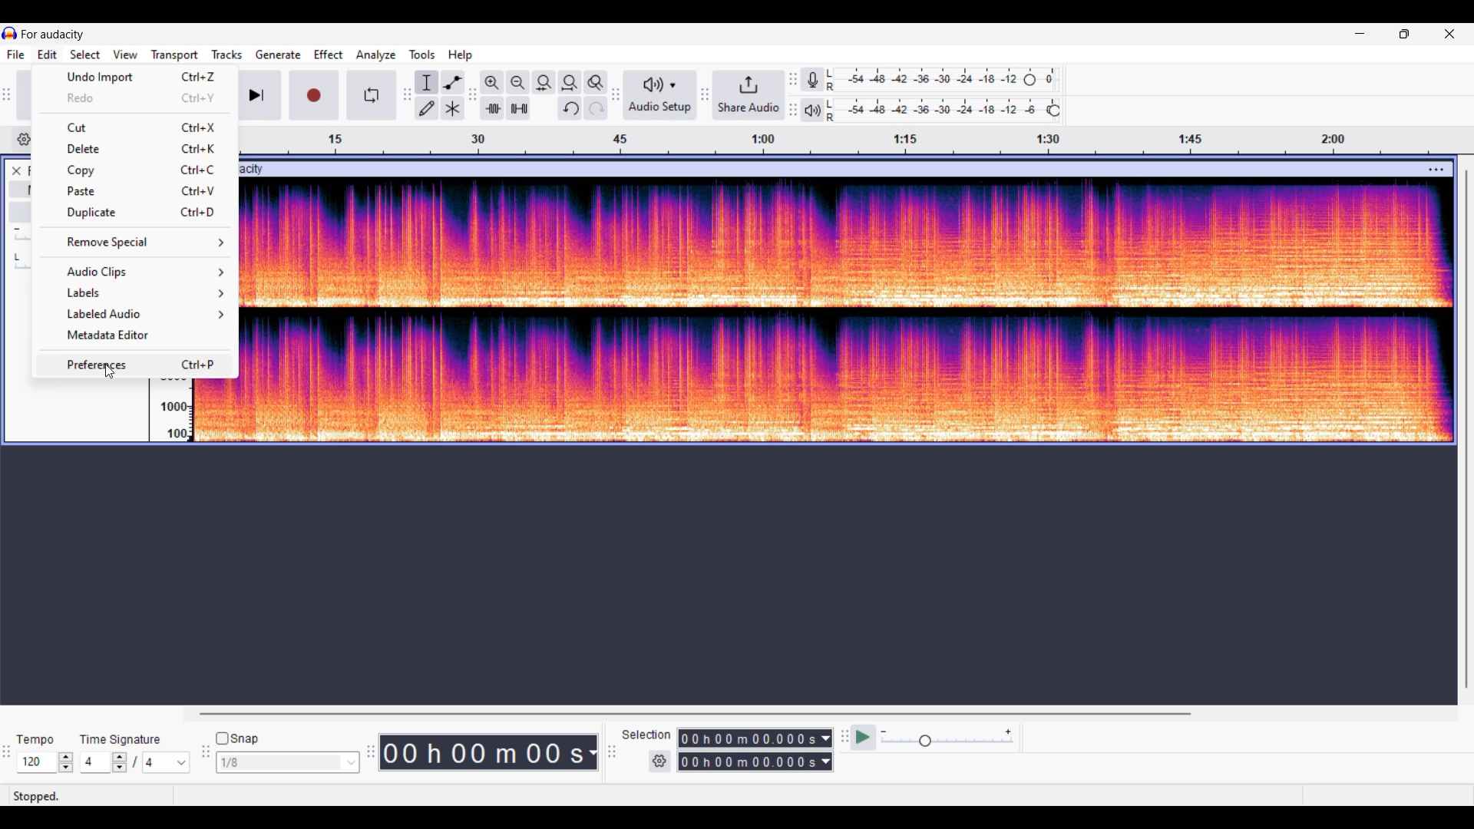 Image resolution: width=1474 pixels, height=829 pixels. I want to click on Delete, so click(137, 148).